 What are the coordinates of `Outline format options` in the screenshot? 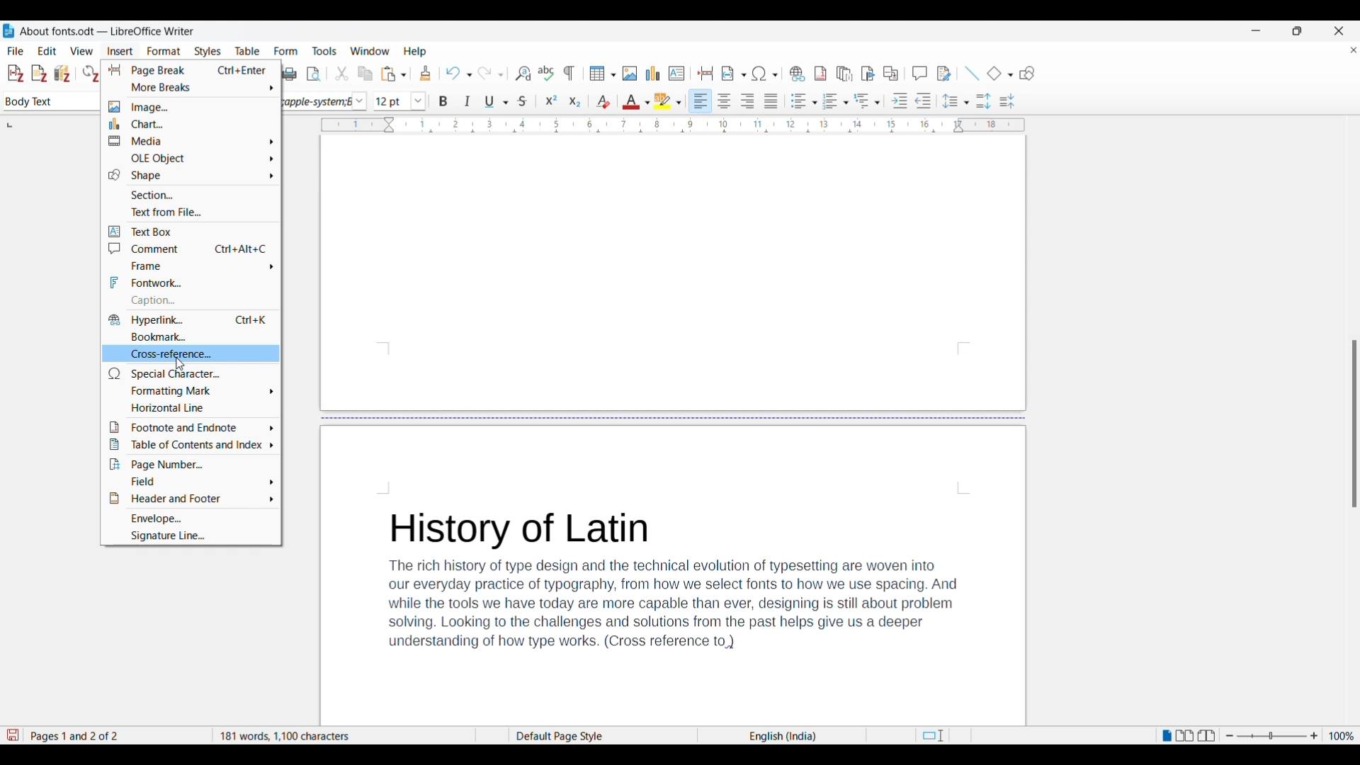 It's located at (868, 101).